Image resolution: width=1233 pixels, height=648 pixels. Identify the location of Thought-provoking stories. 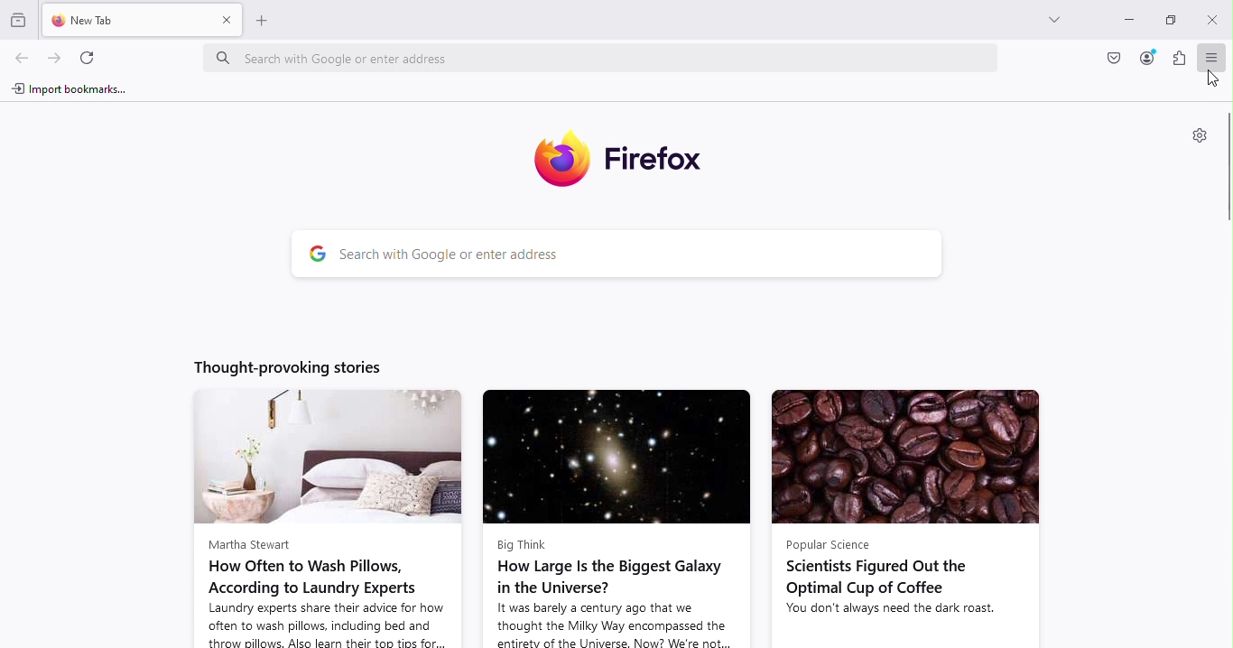
(303, 364).